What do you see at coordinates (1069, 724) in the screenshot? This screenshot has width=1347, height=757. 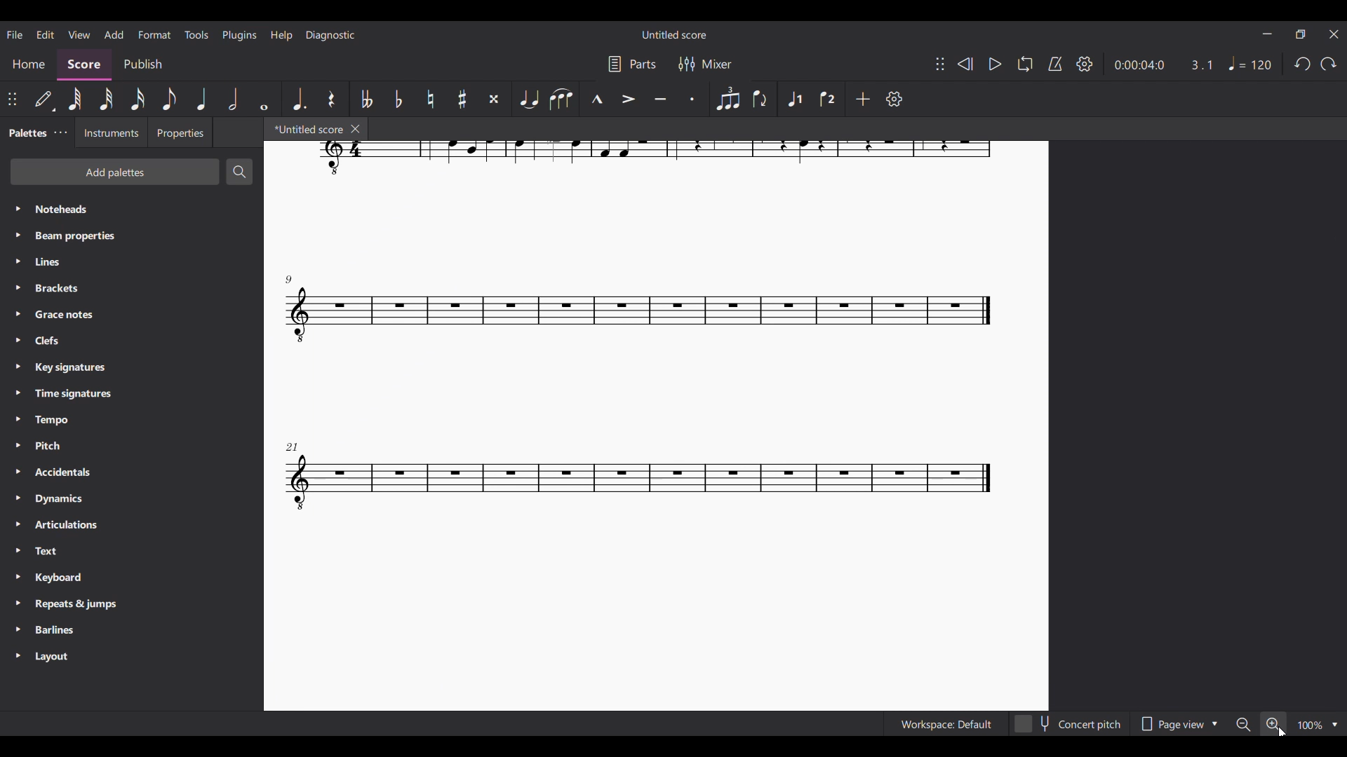 I see `Concert pitch toggle` at bounding box center [1069, 724].